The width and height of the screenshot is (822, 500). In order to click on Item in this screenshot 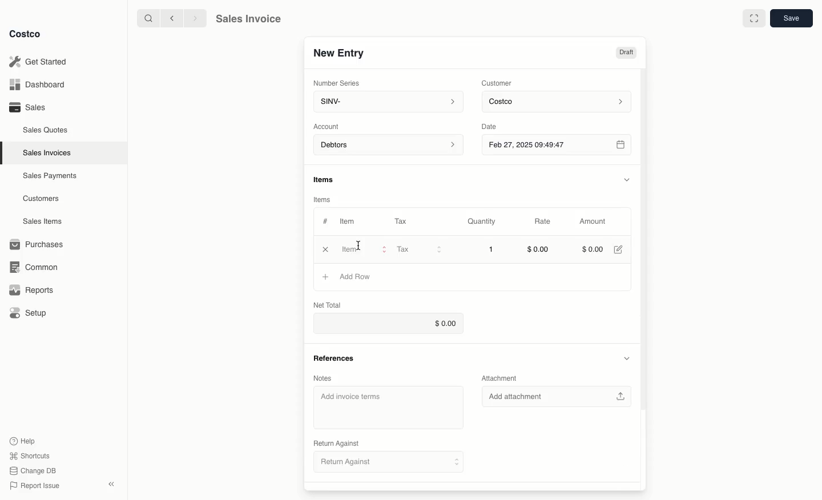, I will do `click(348, 221)`.